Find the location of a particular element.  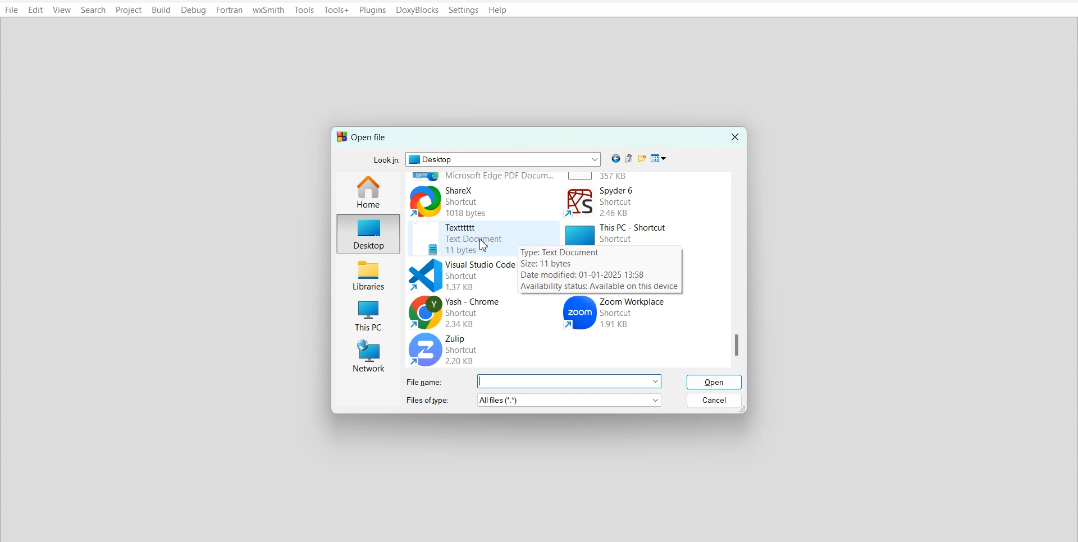

Tools is located at coordinates (304, 10).